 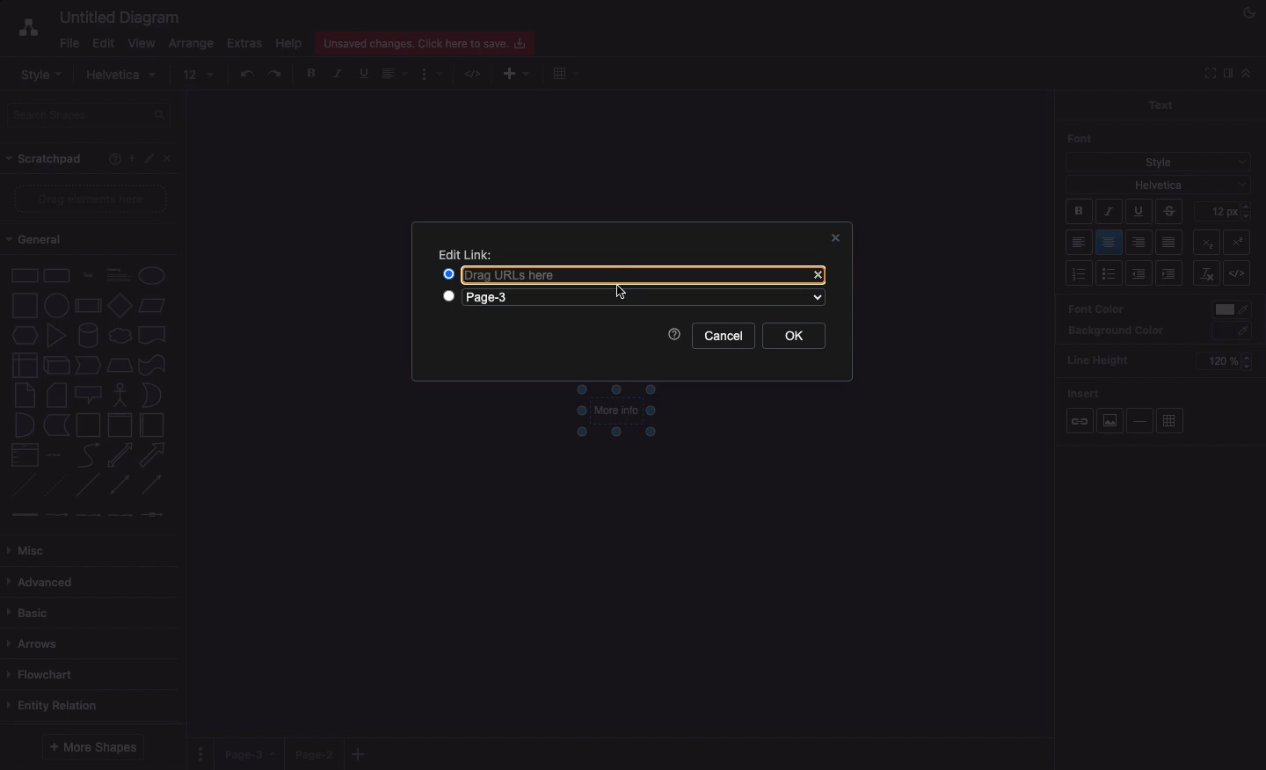 What do you see at coordinates (1104, 358) in the screenshot?
I see `Line height` at bounding box center [1104, 358].